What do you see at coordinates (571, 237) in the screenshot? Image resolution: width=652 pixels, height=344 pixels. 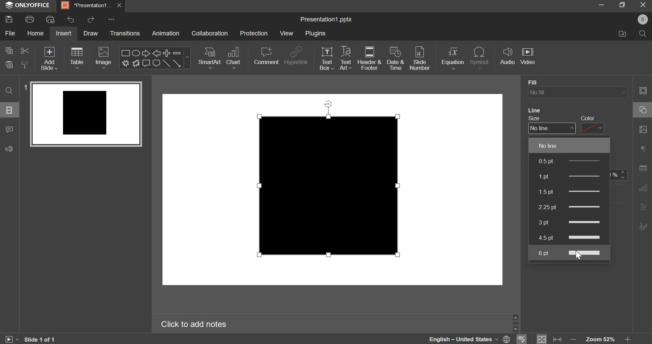 I see `4.5pt` at bounding box center [571, 237].